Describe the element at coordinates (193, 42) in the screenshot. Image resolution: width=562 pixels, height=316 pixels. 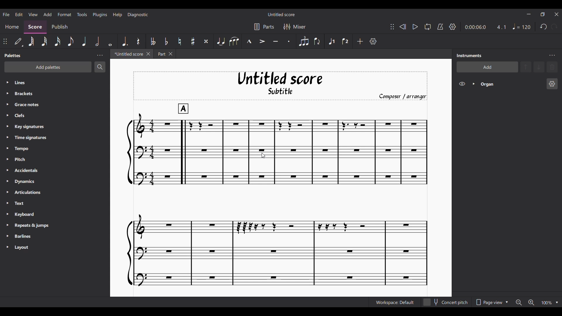
I see `Toggle sharp` at that location.